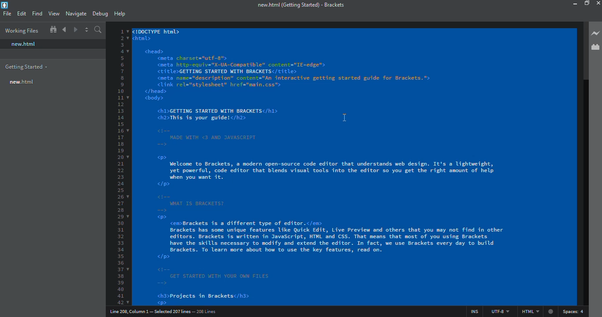 Image resolution: width=602 pixels, height=317 pixels. Describe the element at coordinates (7, 14) in the screenshot. I see `file` at that location.